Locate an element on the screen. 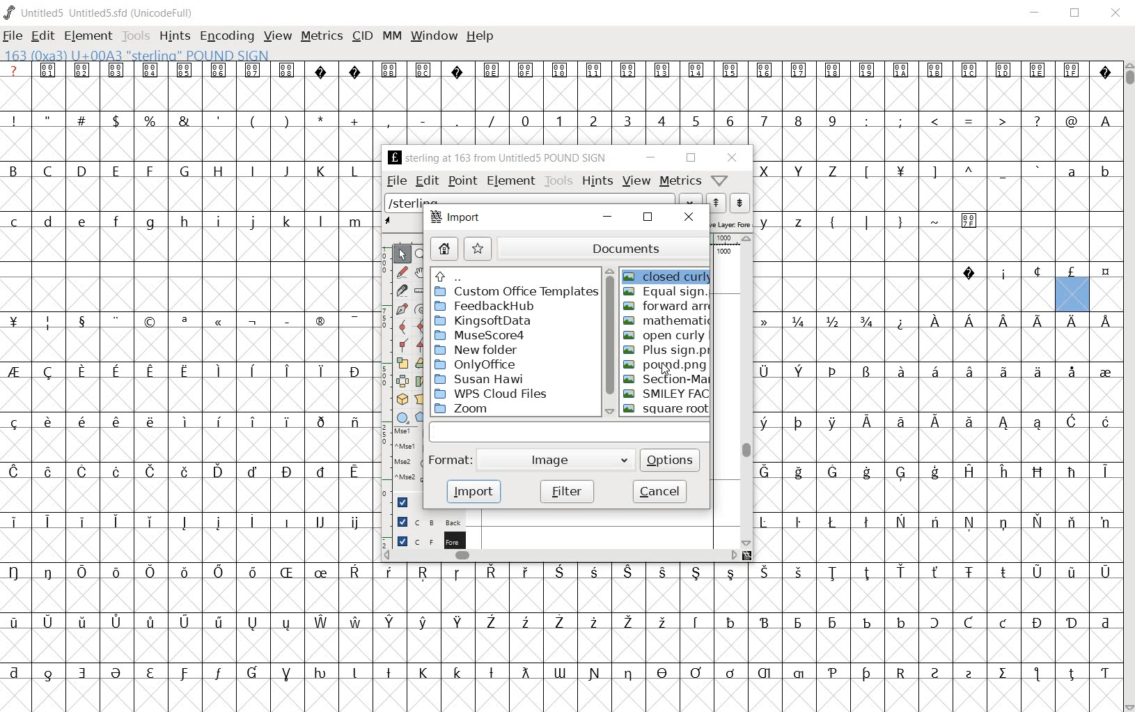  K is located at coordinates (320, 171).